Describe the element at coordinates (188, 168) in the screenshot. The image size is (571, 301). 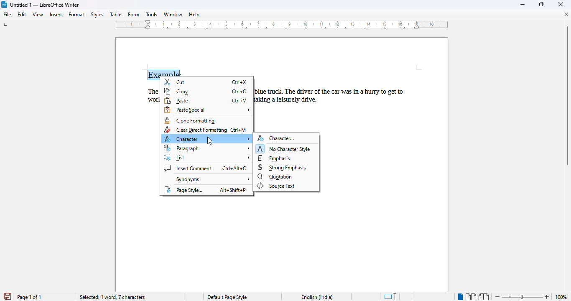
I see `insert comment` at that location.